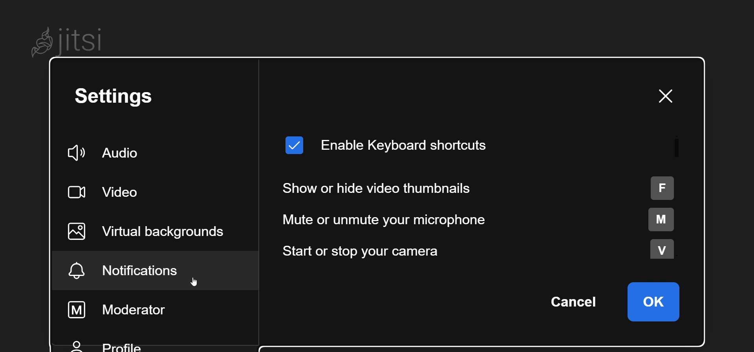  What do you see at coordinates (157, 232) in the screenshot?
I see `virtual background` at bounding box center [157, 232].